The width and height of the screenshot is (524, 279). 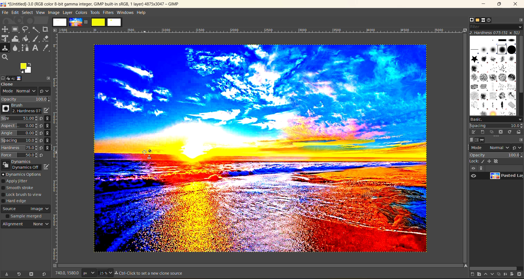 What do you see at coordinates (483, 274) in the screenshot?
I see `raise this layer` at bounding box center [483, 274].